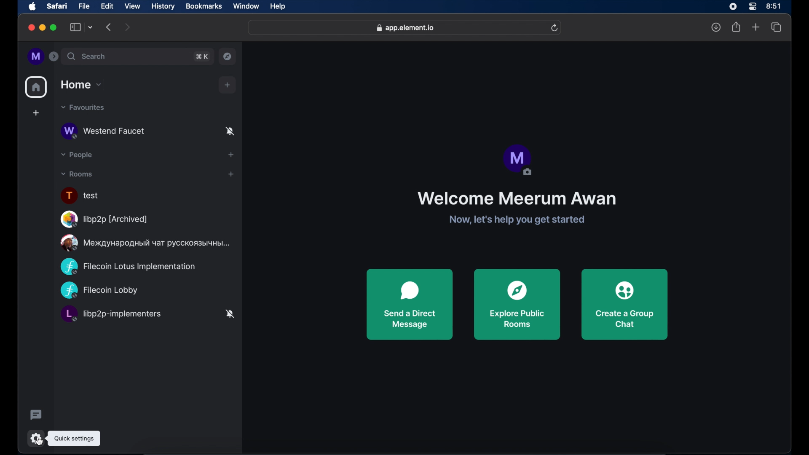 Image resolution: width=809 pixels, height=455 pixels. I want to click on forward, so click(130, 27).